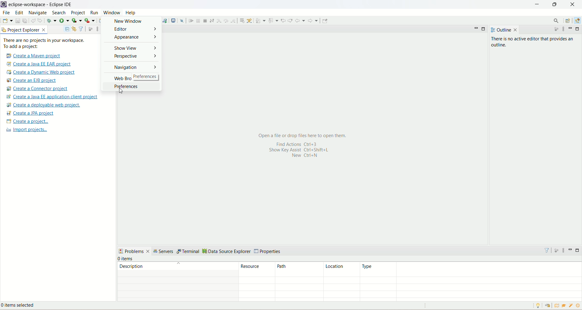  What do you see at coordinates (241, 20) in the screenshot?
I see `drop to frames` at bounding box center [241, 20].